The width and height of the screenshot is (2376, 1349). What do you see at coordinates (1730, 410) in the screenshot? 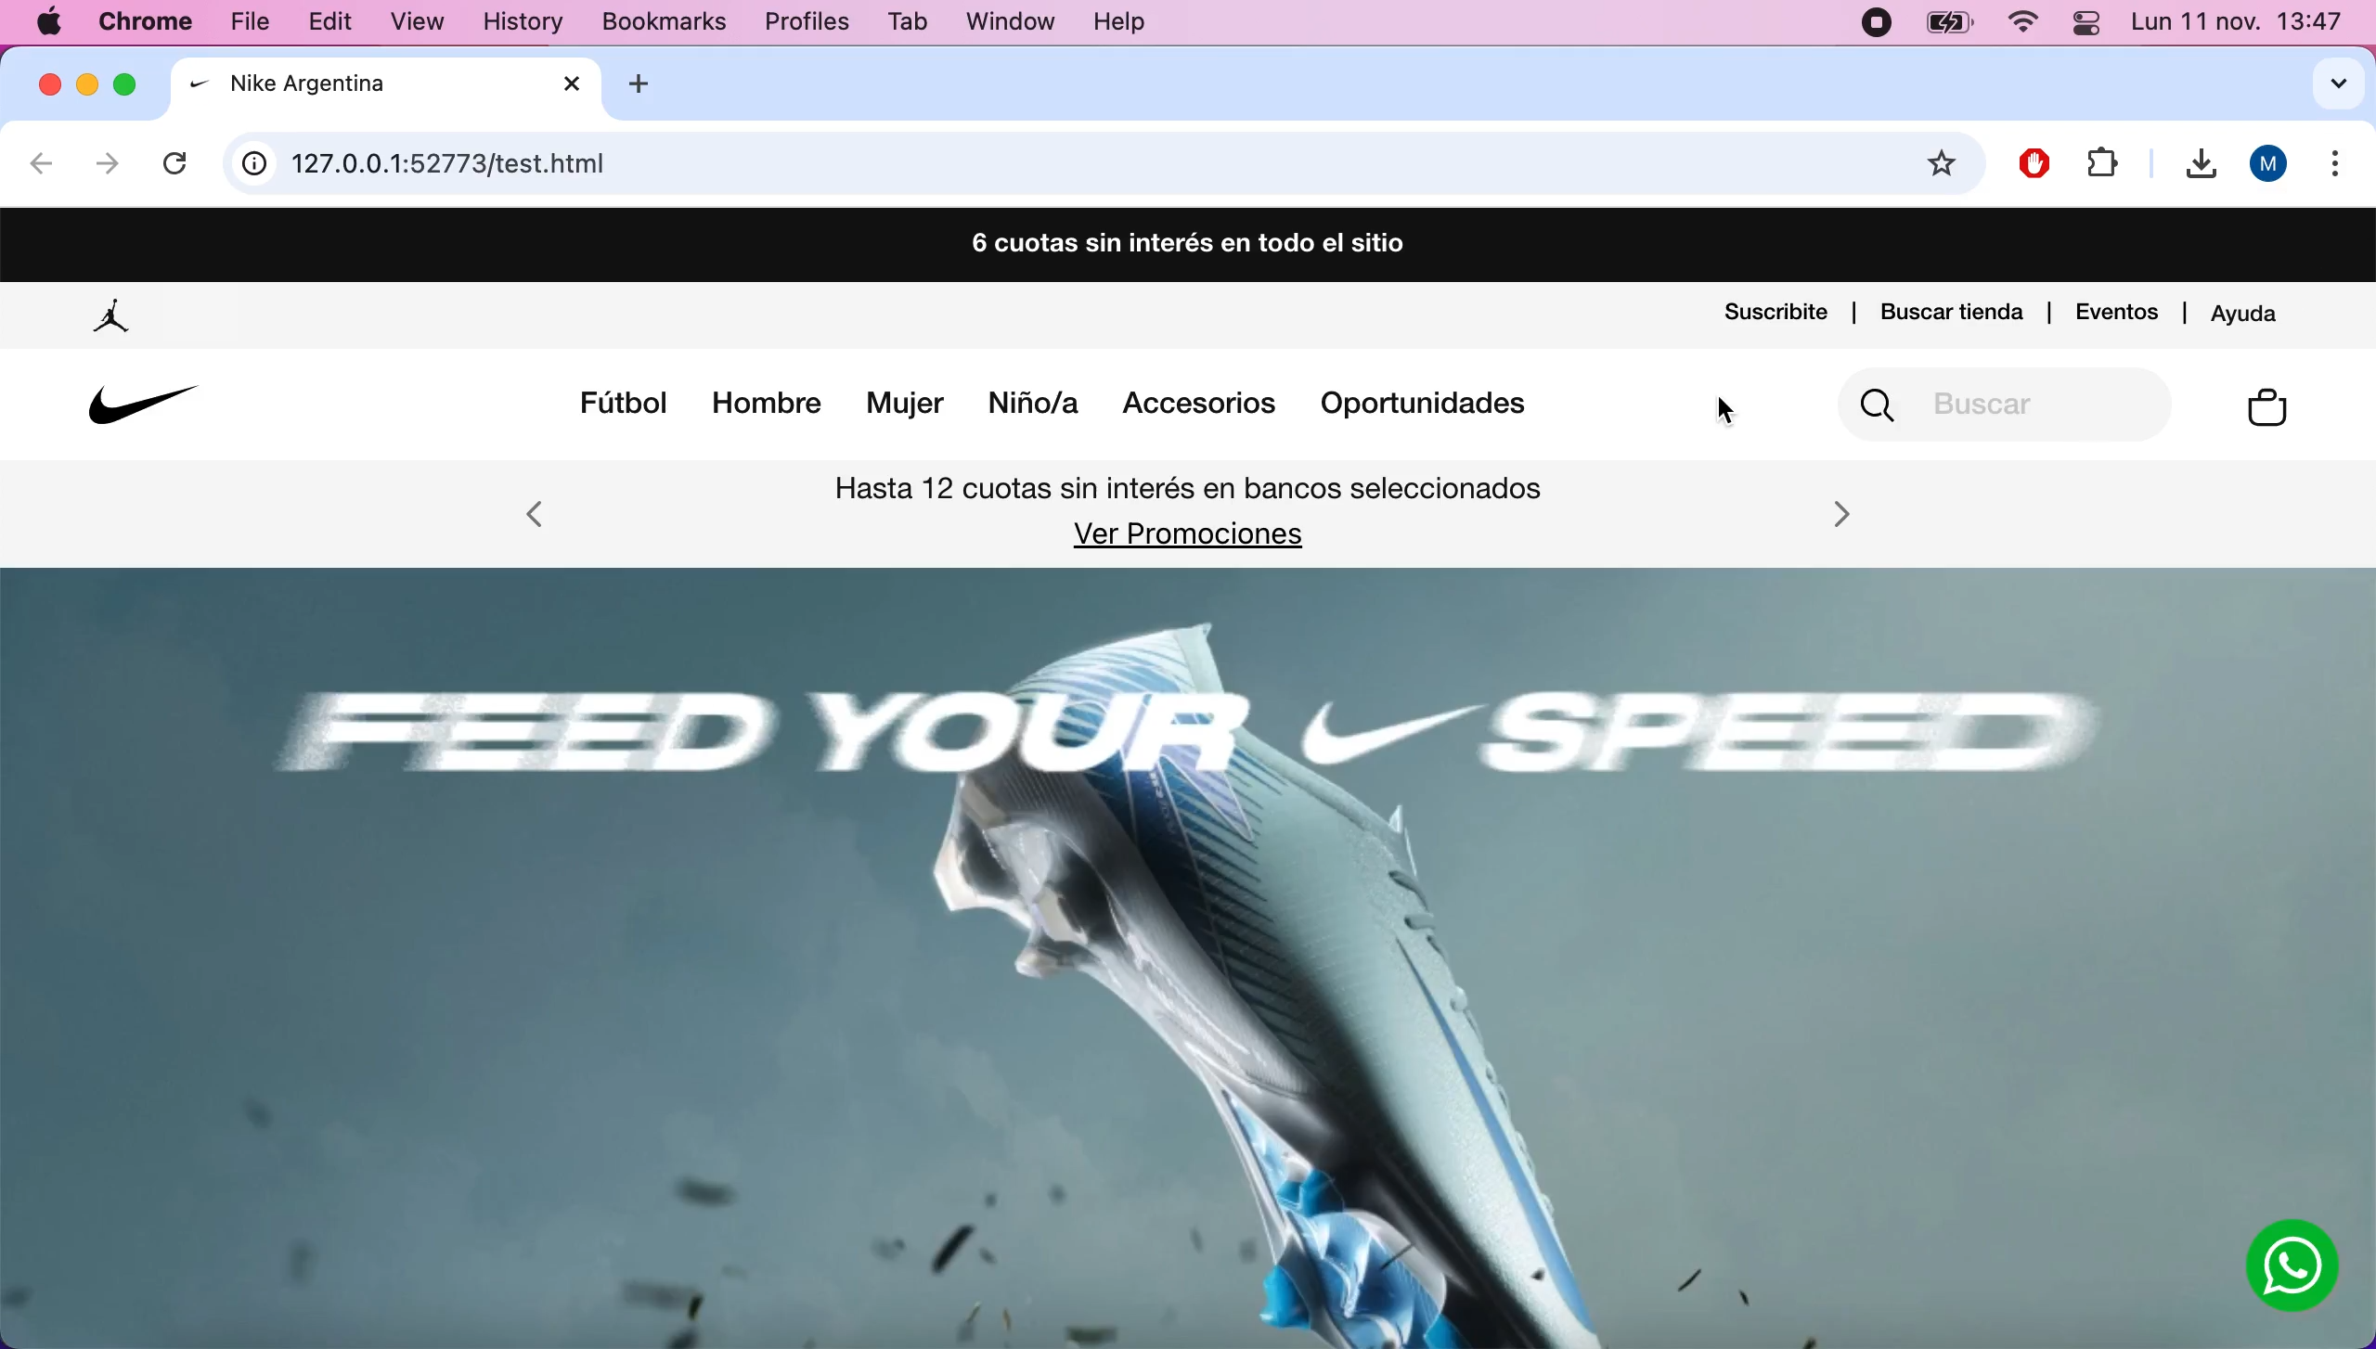
I see `cursor` at bounding box center [1730, 410].